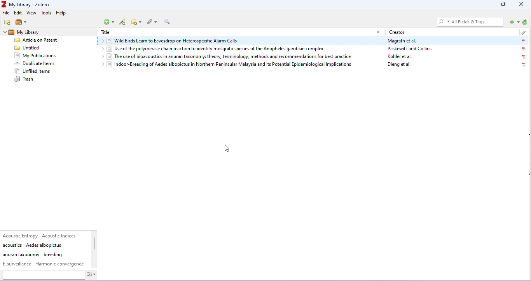 The width and height of the screenshot is (531, 281). What do you see at coordinates (6, 13) in the screenshot?
I see `file` at bounding box center [6, 13].